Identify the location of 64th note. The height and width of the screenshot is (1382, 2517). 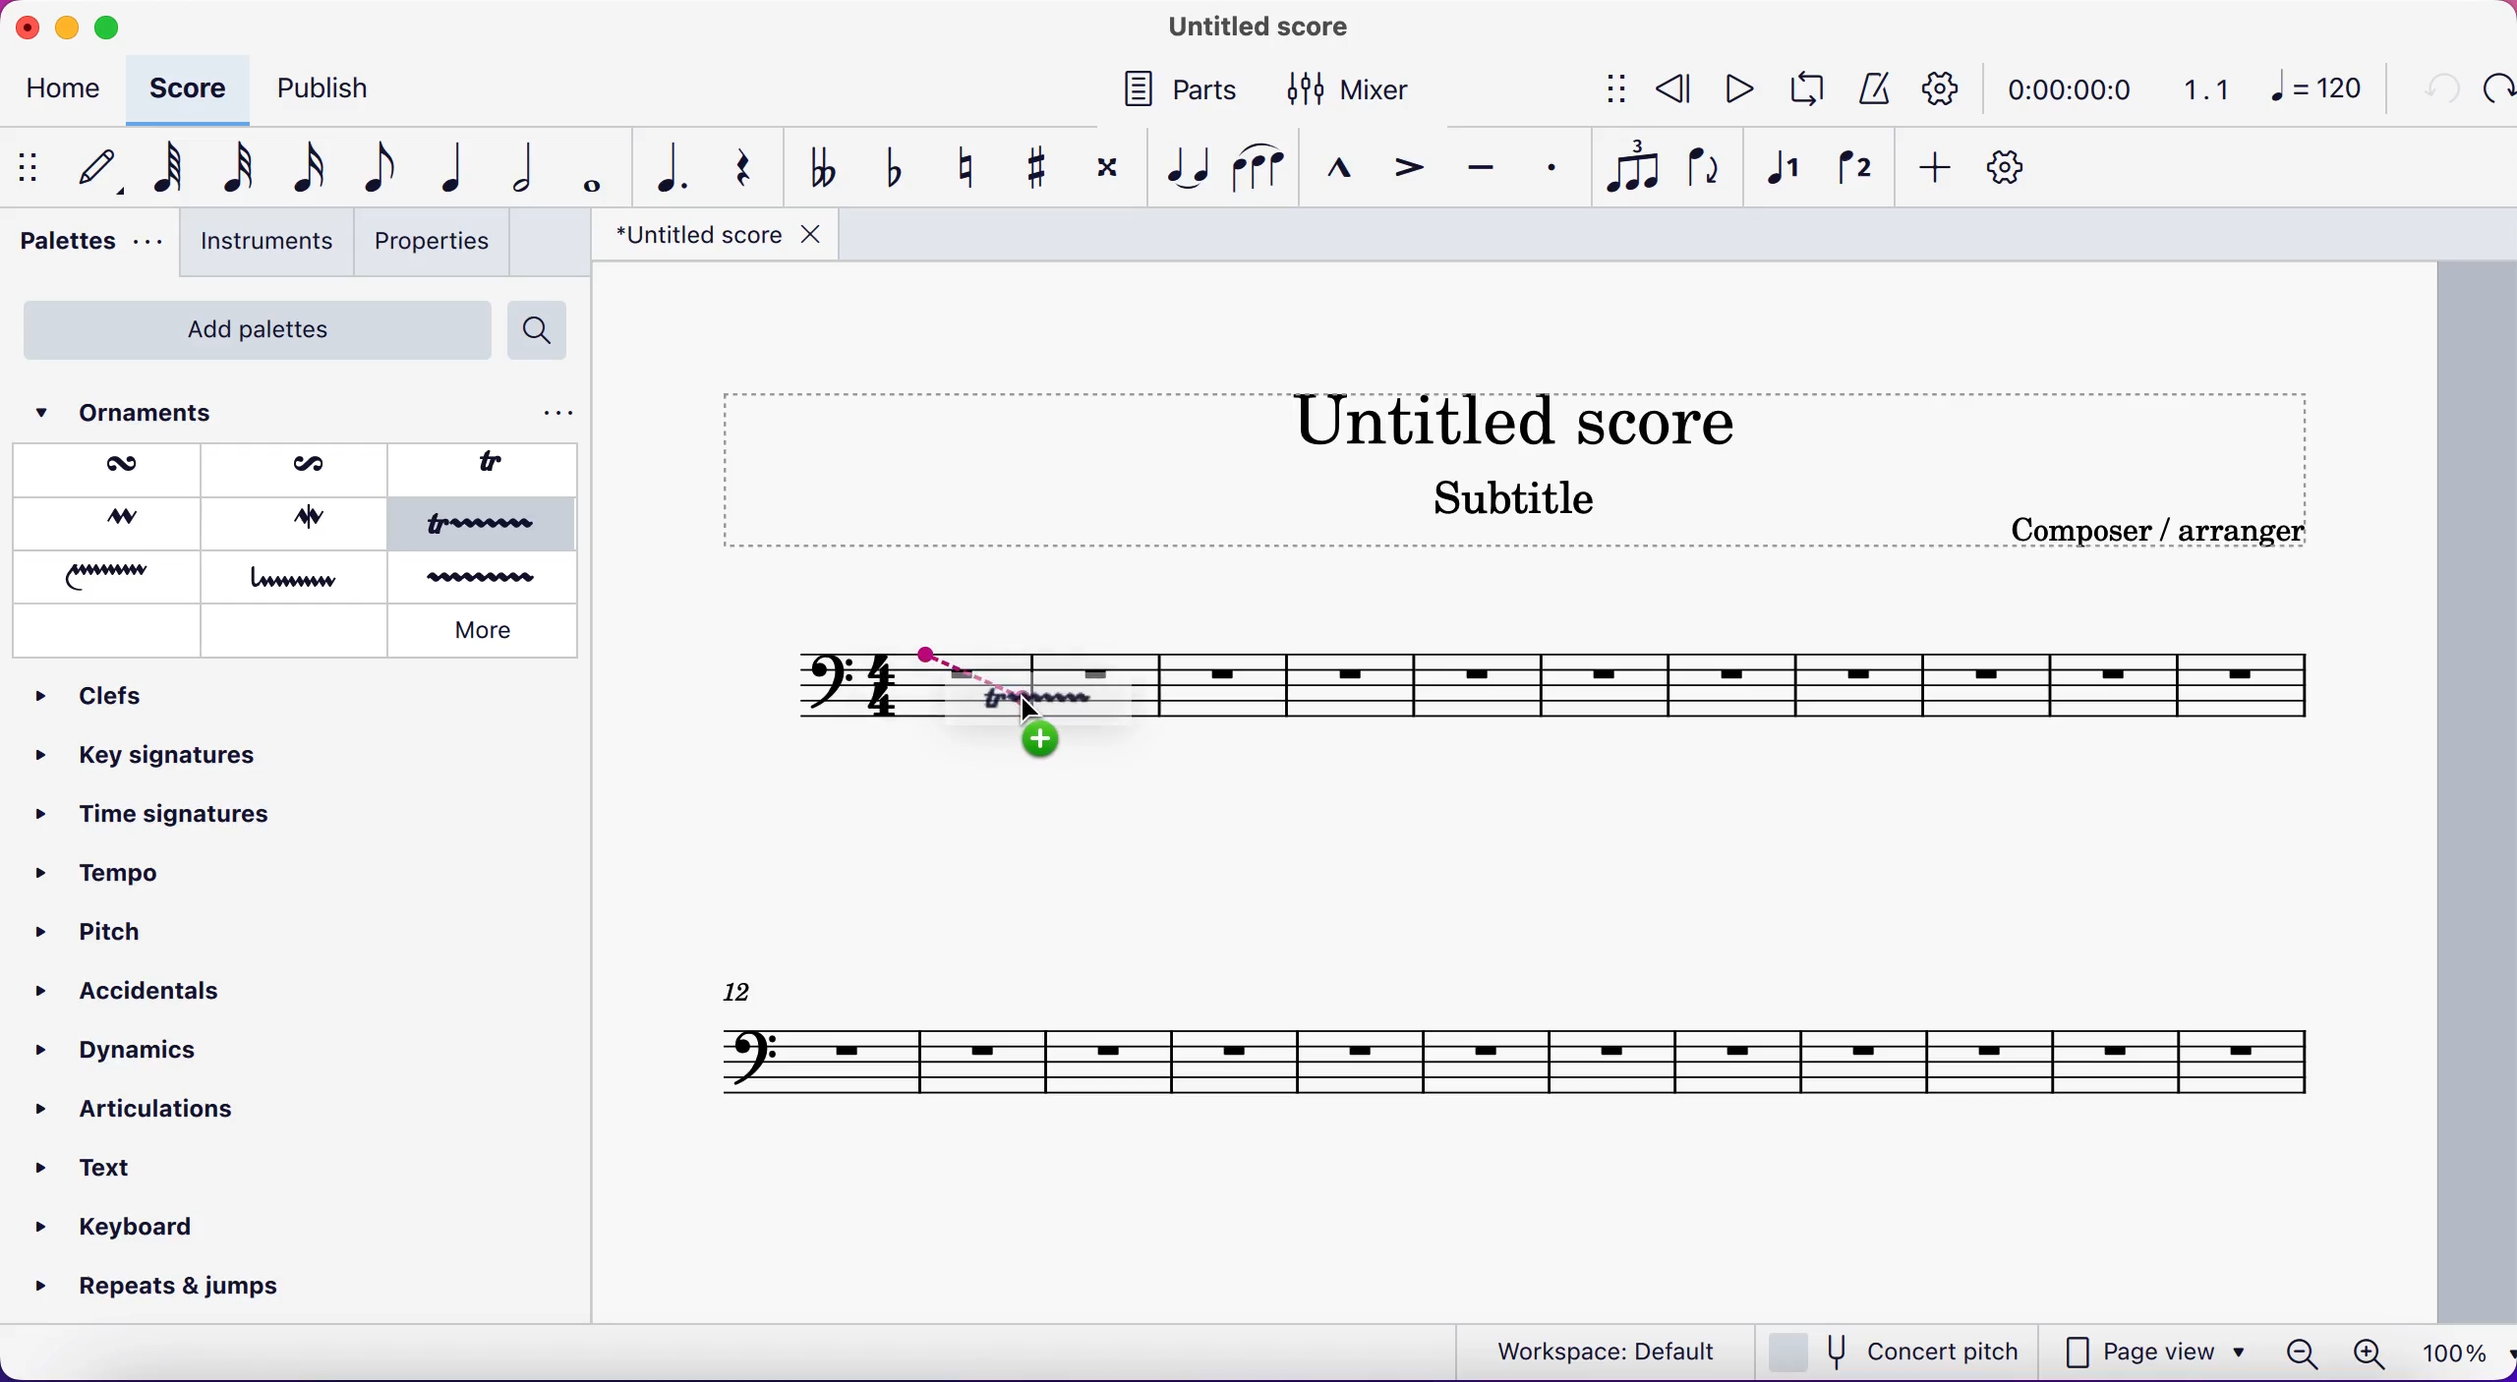
(159, 170).